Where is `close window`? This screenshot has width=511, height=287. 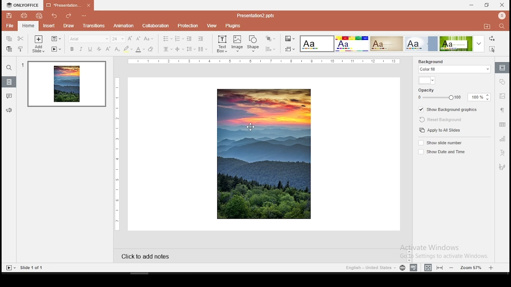
close window is located at coordinates (501, 5).